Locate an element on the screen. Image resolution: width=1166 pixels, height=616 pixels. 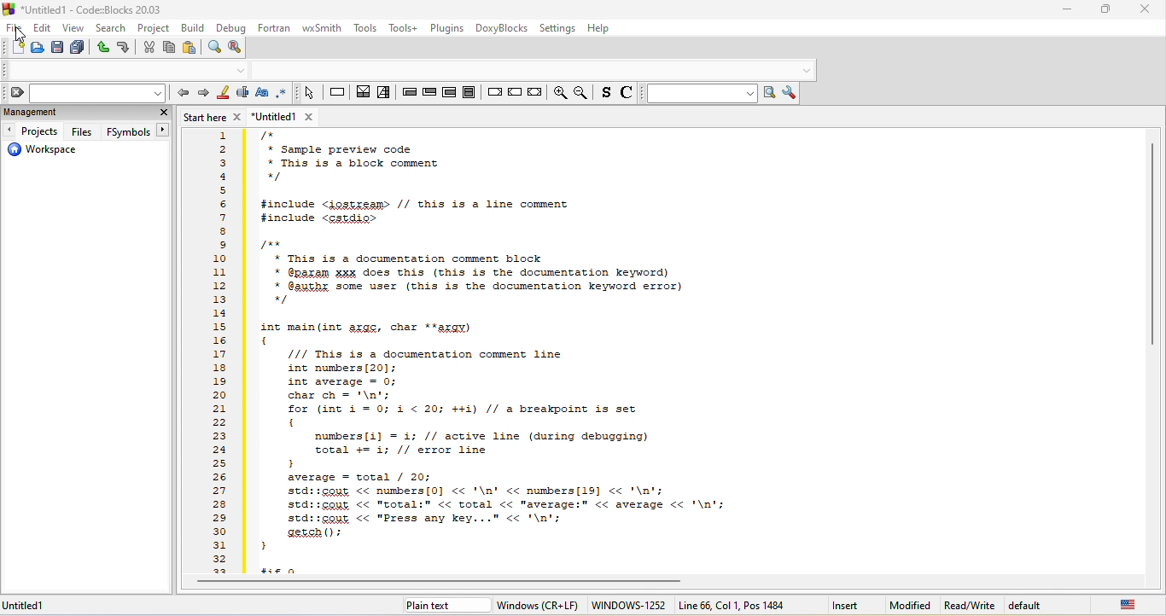
workspace is located at coordinates (50, 150).